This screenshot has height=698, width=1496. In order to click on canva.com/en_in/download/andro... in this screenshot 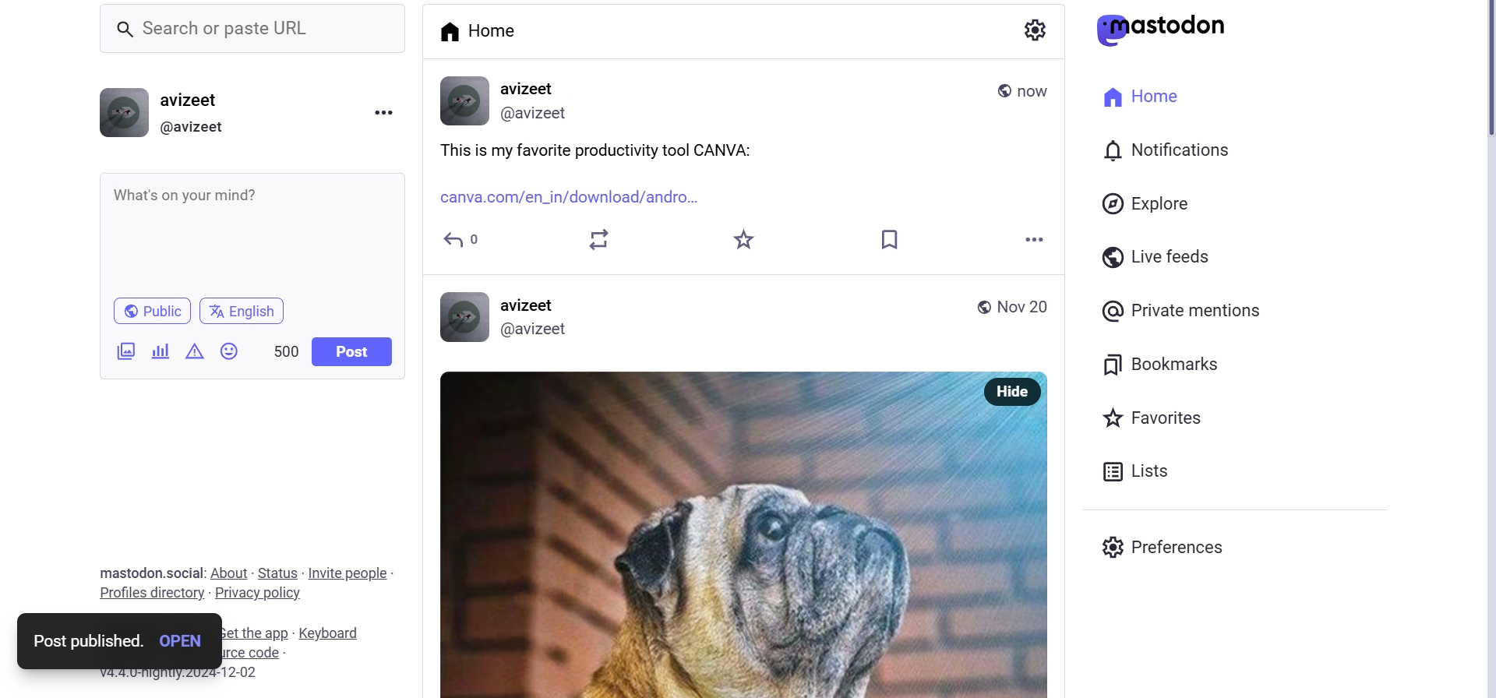, I will do `click(576, 199)`.